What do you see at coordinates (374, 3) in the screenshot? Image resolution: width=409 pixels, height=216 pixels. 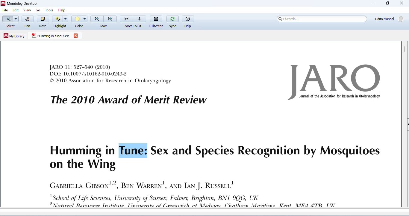 I see `minimize` at bounding box center [374, 3].